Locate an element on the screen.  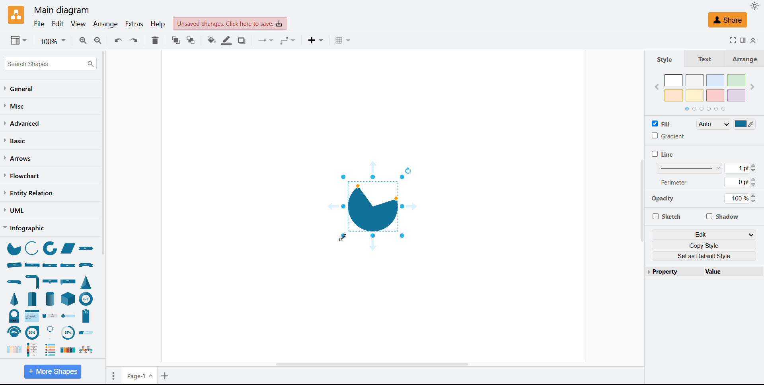
Set opacity  is located at coordinates (740, 198).